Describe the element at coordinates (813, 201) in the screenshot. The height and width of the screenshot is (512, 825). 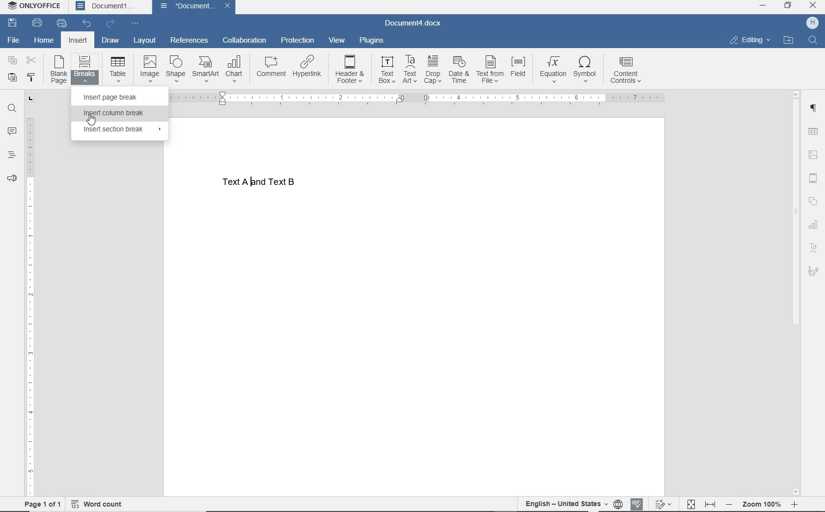
I see `SHAPE` at that location.